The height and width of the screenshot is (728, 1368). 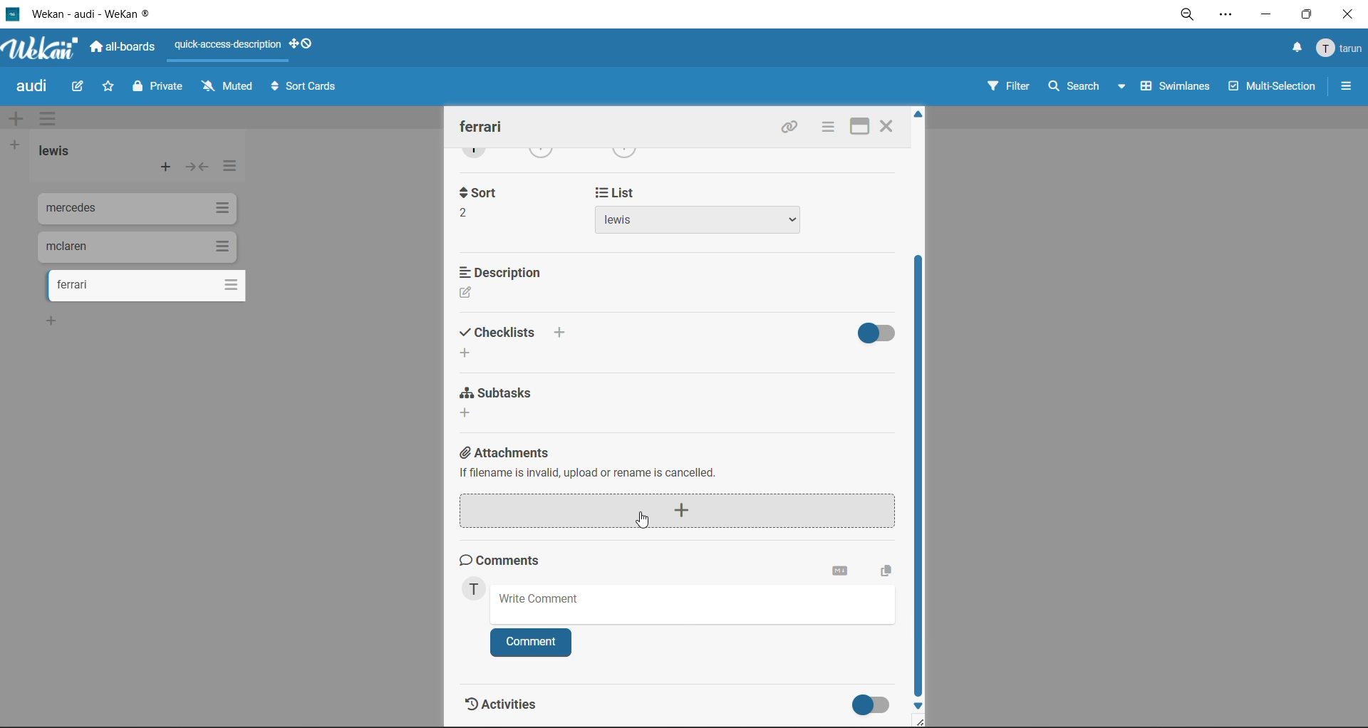 I want to click on subtasks, so click(x=504, y=403).